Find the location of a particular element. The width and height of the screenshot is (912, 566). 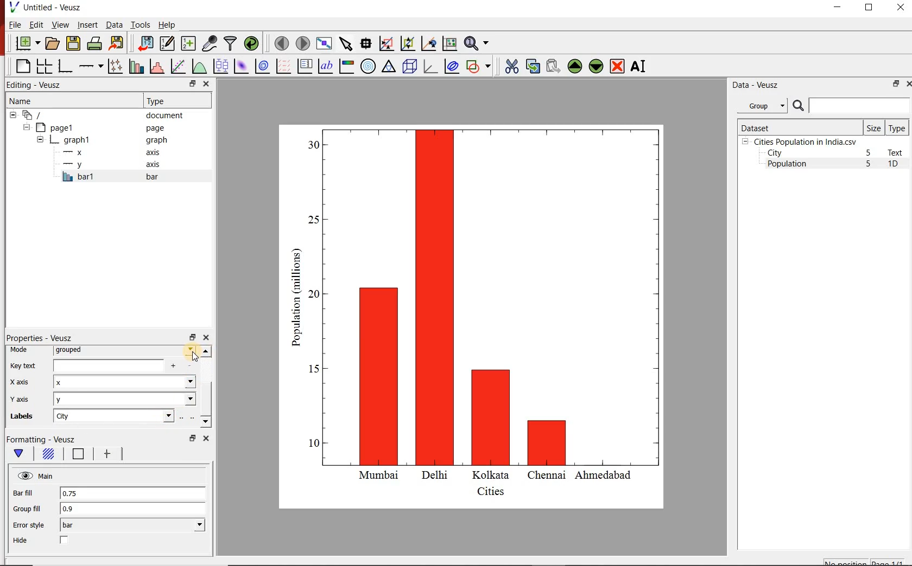

Main formatting is located at coordinates (21, 454).